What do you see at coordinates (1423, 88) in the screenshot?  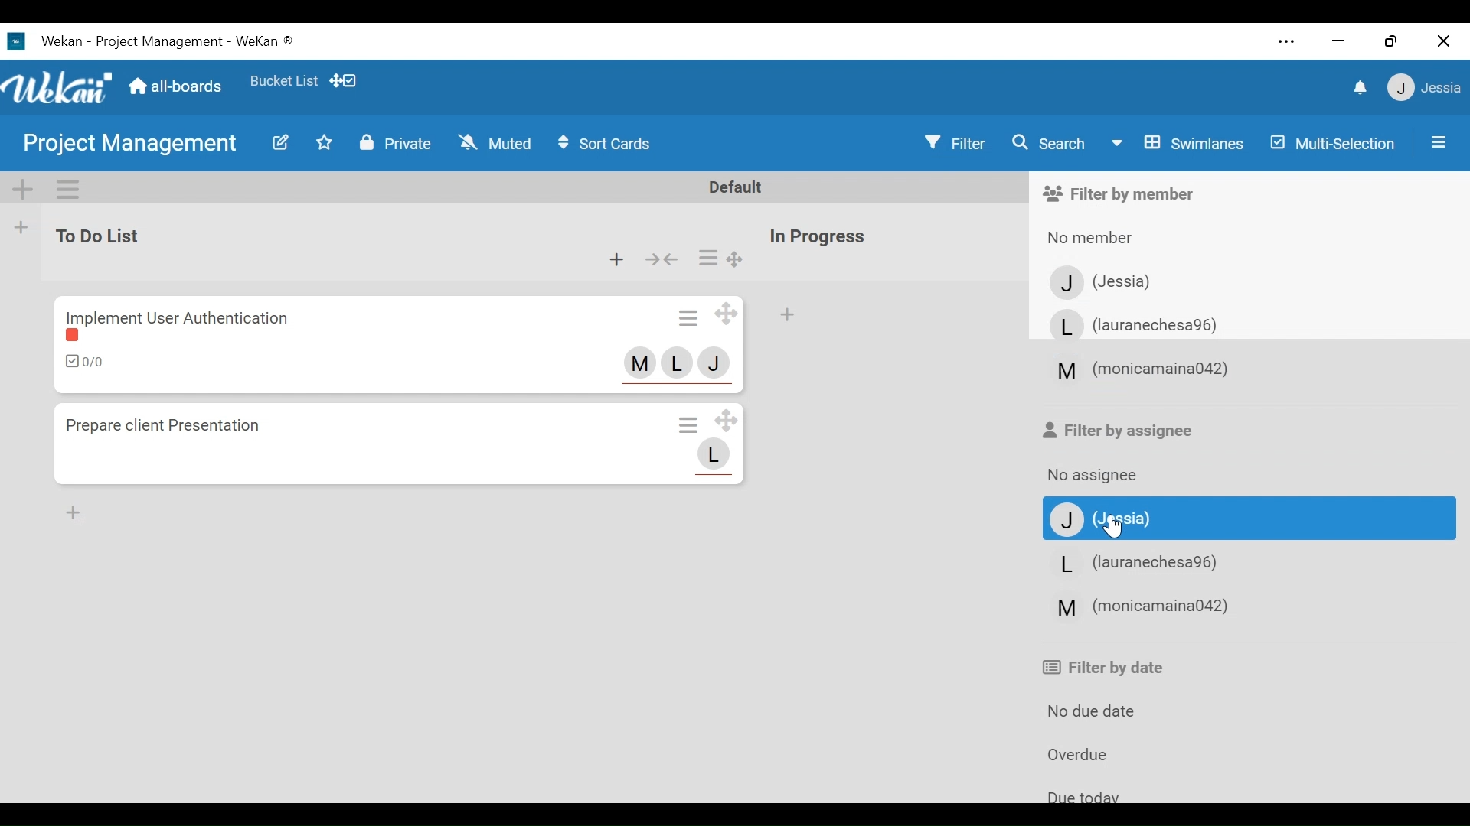 I see `jessia` at bounding box center [1423, 88].